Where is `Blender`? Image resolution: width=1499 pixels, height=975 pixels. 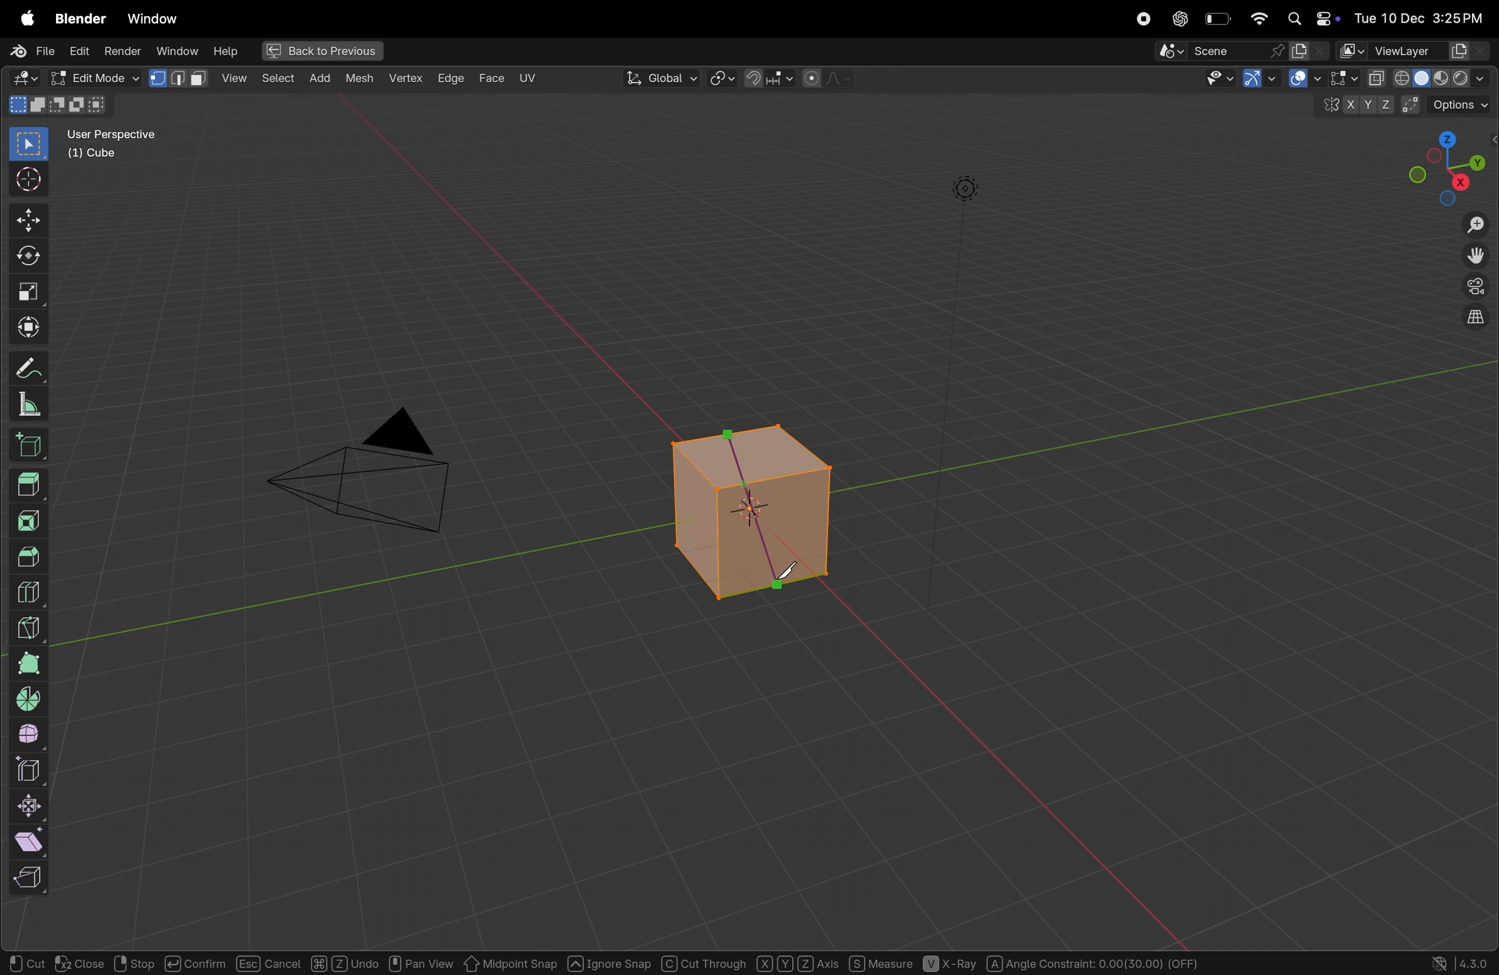 Blender is located at coordinates (78, 18).